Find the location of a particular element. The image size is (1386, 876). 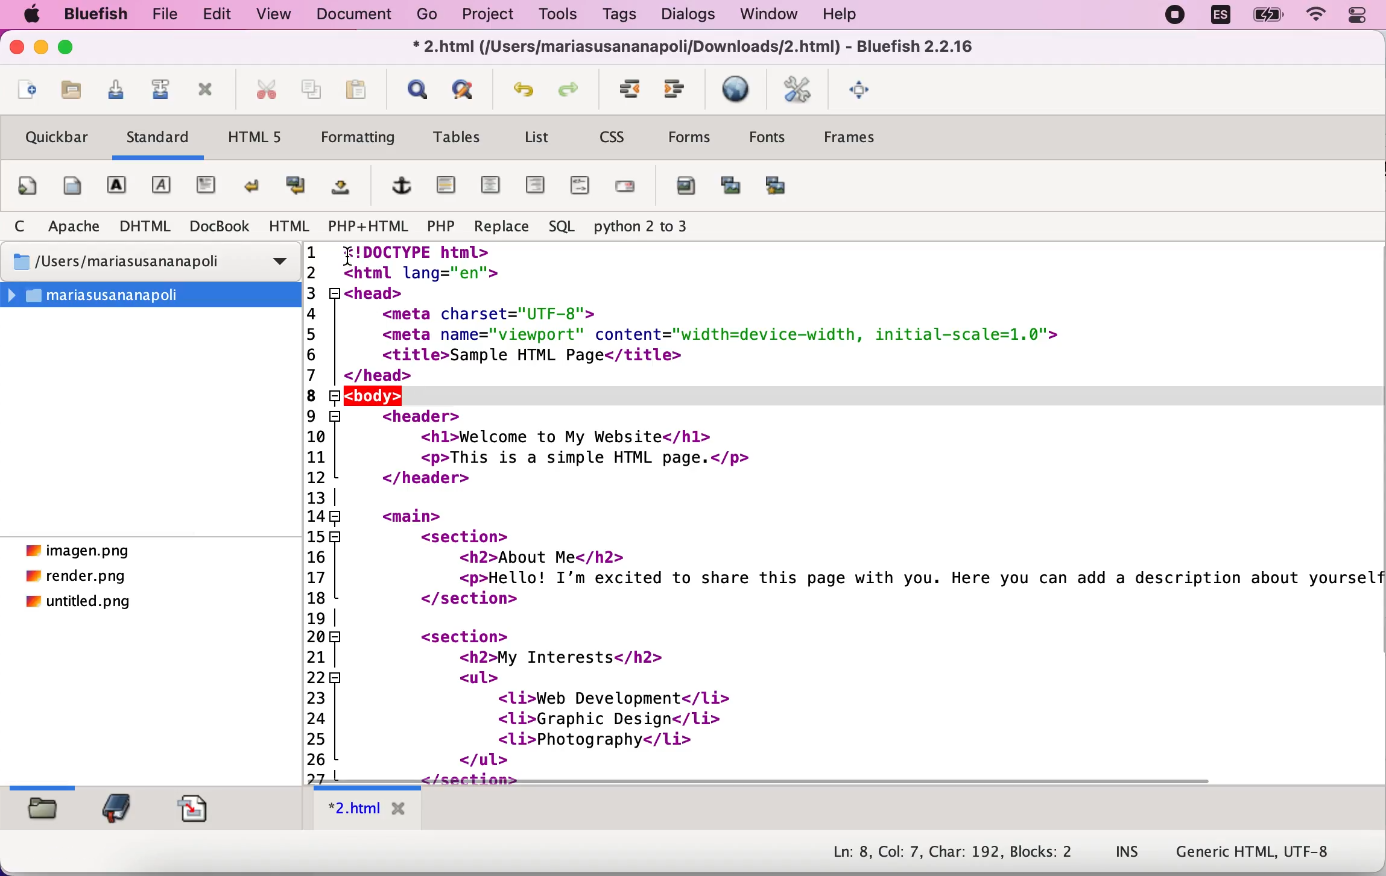

c is located at coordinates (21, 226).